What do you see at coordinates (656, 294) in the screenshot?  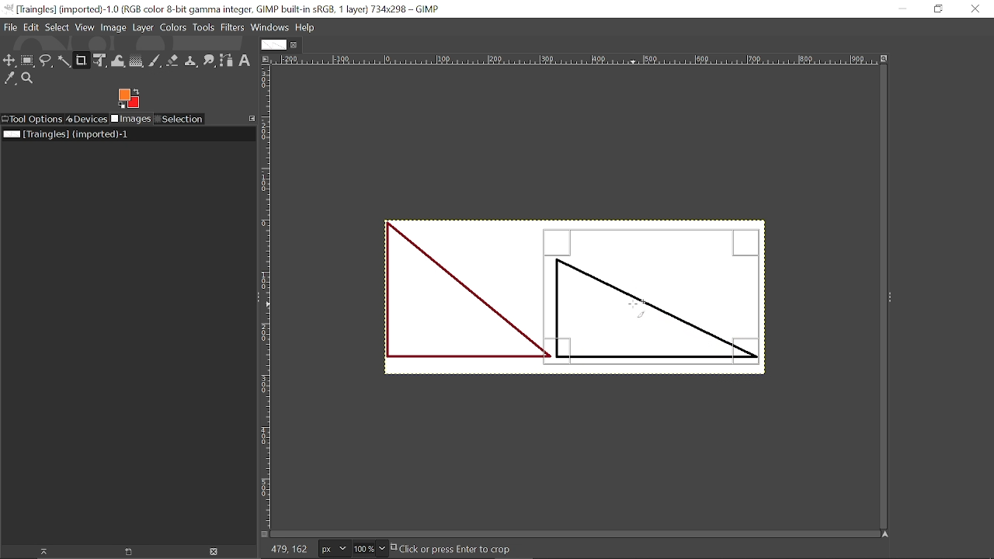 I see `Cropped image` at bounding box center [656, 294].